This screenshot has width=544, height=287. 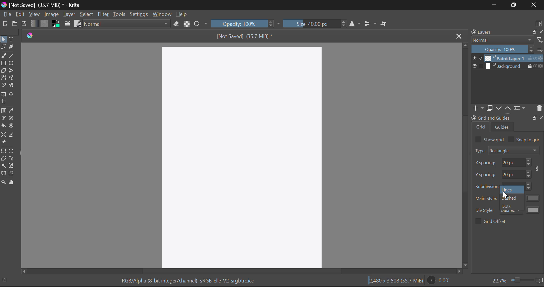 I want to click on Calligraphic Tool, so click(x=12, y=48).